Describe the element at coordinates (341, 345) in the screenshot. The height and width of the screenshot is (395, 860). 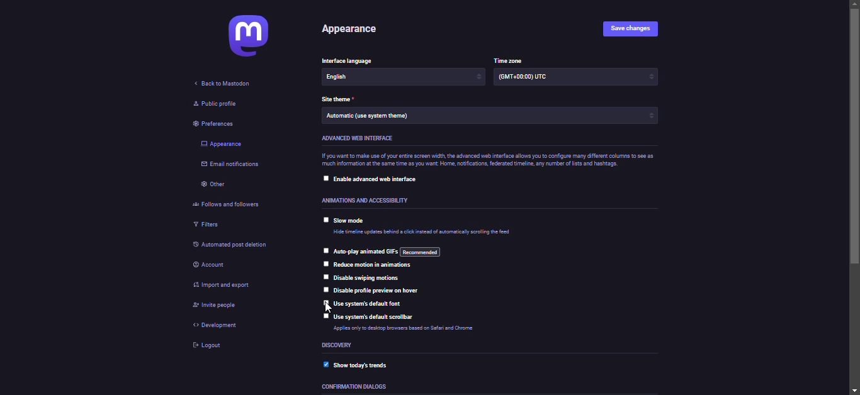
I see `discovery` at that location.